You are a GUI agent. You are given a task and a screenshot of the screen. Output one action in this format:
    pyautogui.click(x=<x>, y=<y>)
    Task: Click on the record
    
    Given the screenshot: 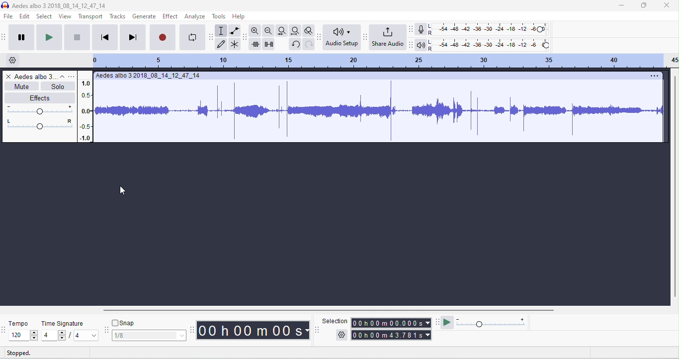 What is the action you would take?
    pyautogui.click(x=163, y=37)
    